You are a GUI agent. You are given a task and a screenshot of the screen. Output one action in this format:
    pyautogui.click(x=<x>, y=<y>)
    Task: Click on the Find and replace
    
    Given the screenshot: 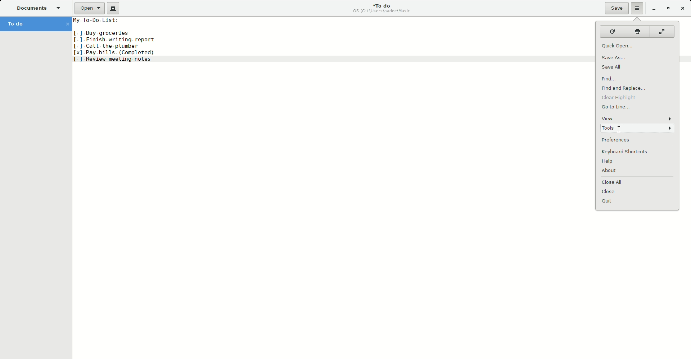 What is the action you would take?
    pyautogui.click(x=624, y=88)
    